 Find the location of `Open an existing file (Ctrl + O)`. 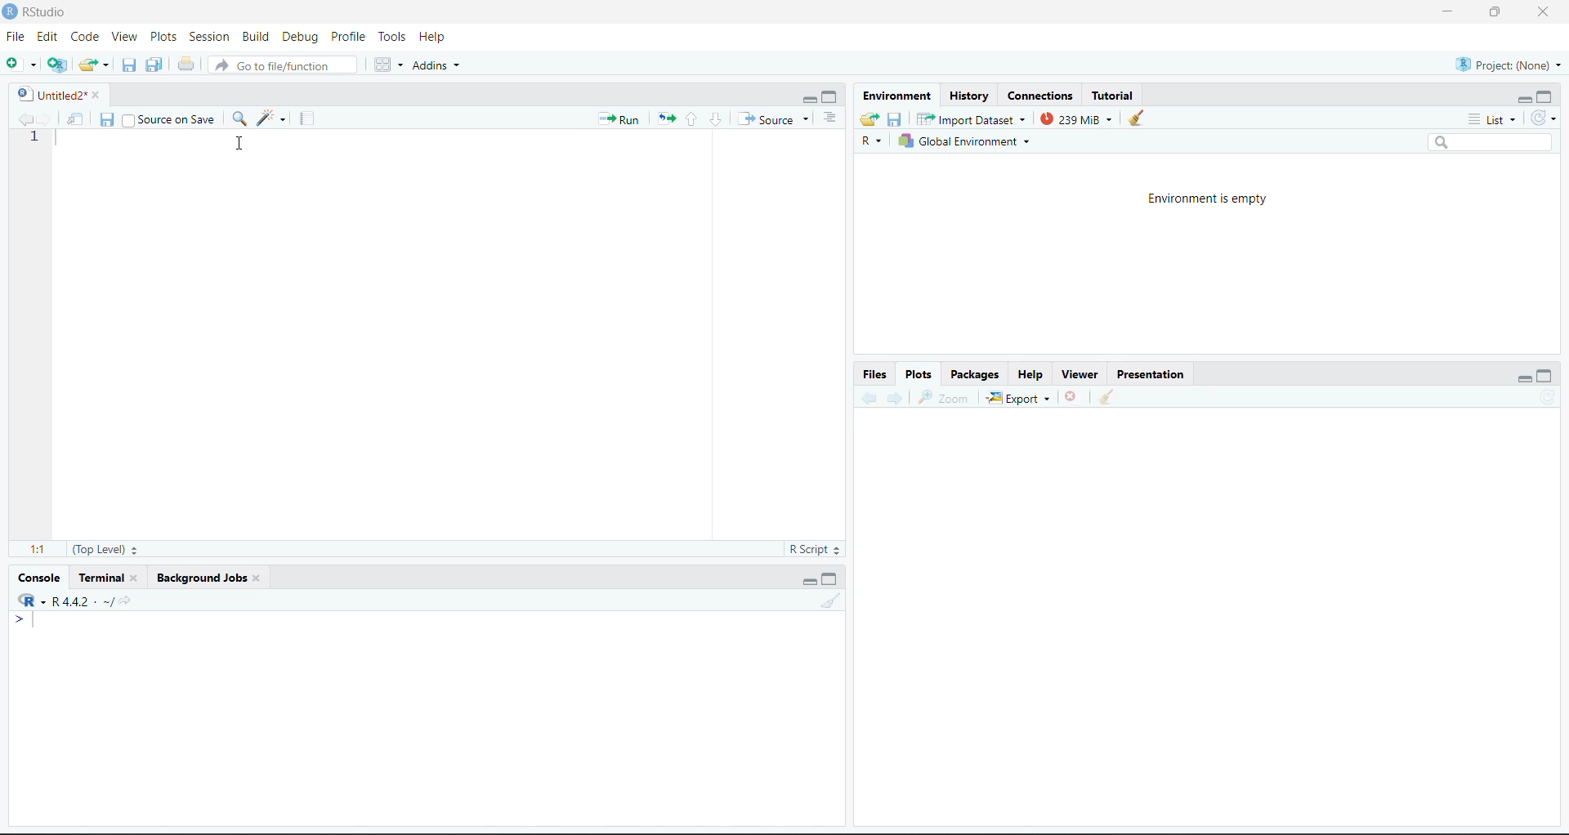

Open an existing file (Ctrl + O) is located at coordinates (94, 62).